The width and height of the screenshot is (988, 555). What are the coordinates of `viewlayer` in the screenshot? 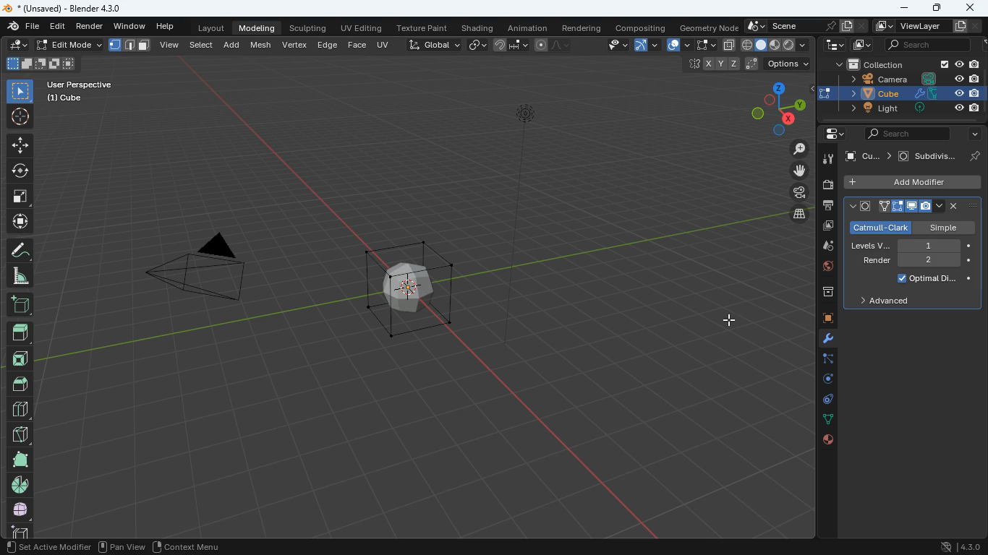 It's located at (928, 27).